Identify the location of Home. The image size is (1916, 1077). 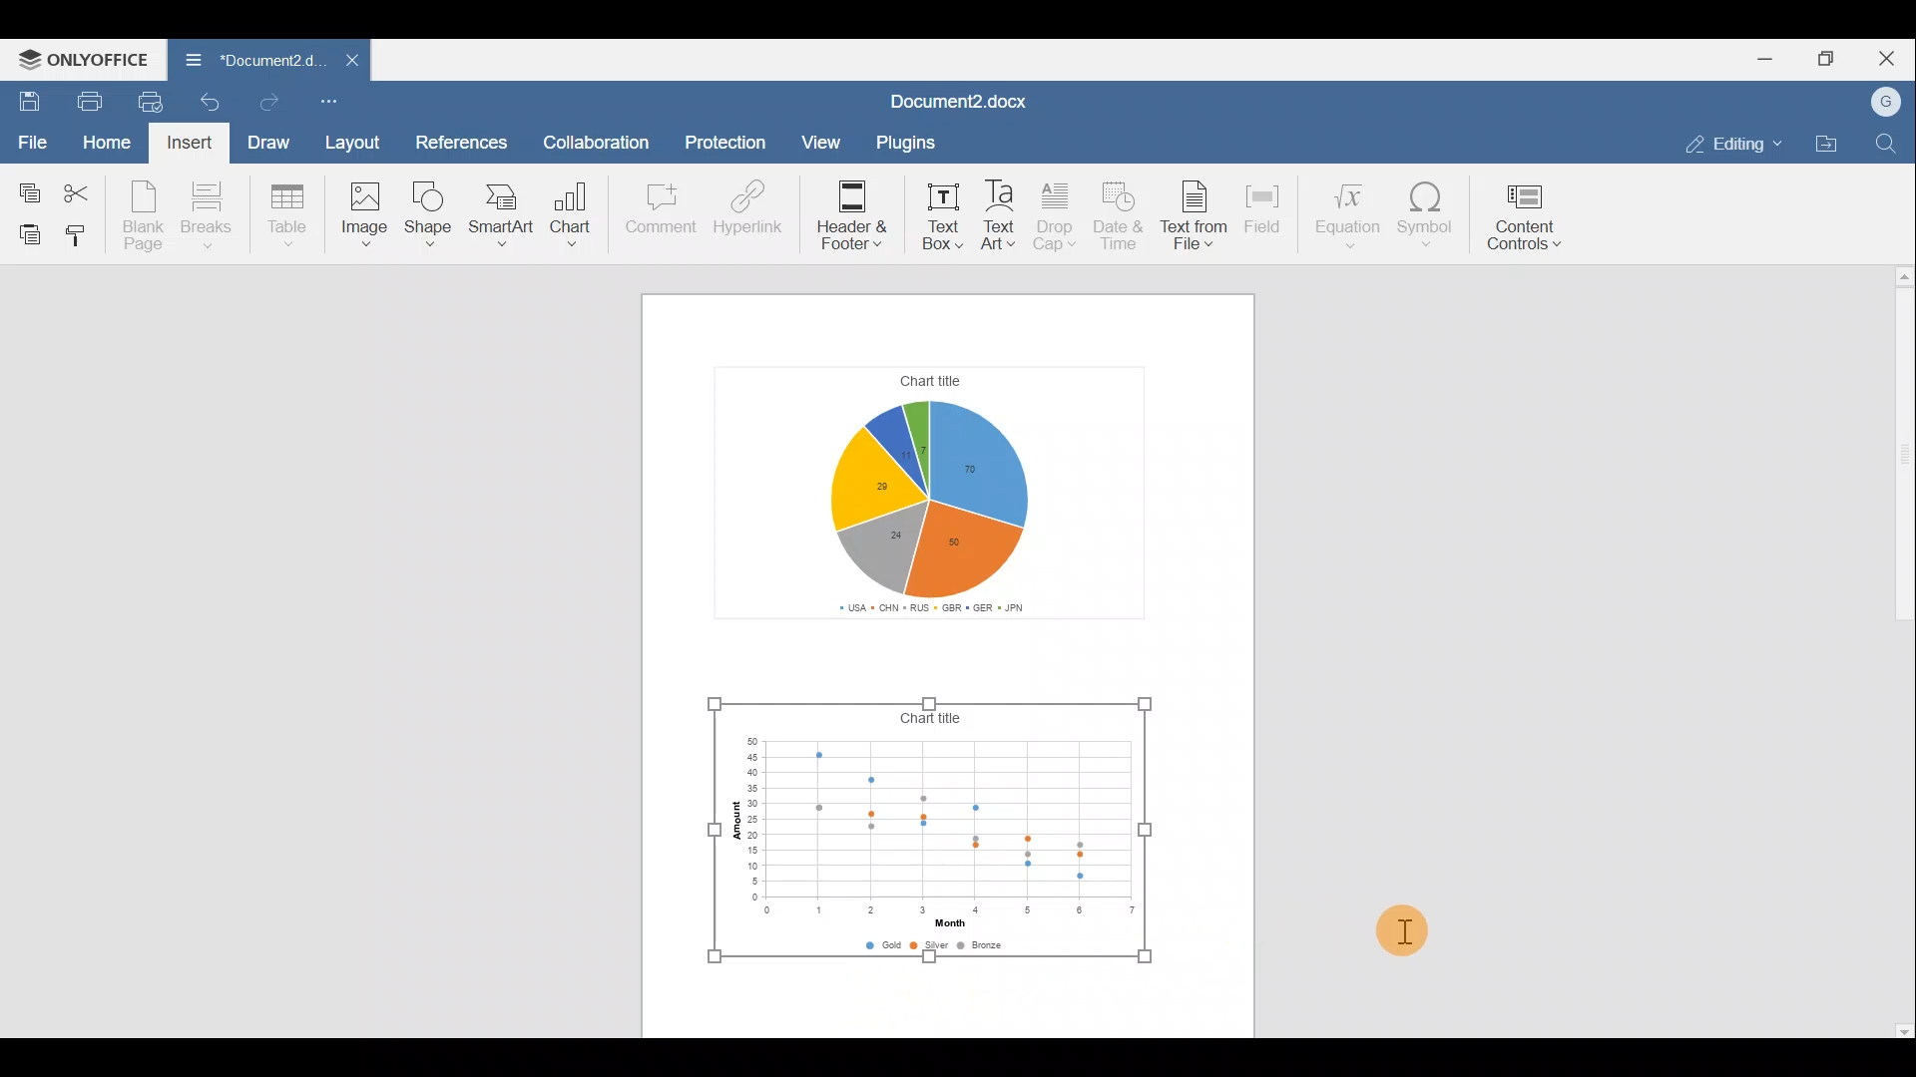
(107, 143).